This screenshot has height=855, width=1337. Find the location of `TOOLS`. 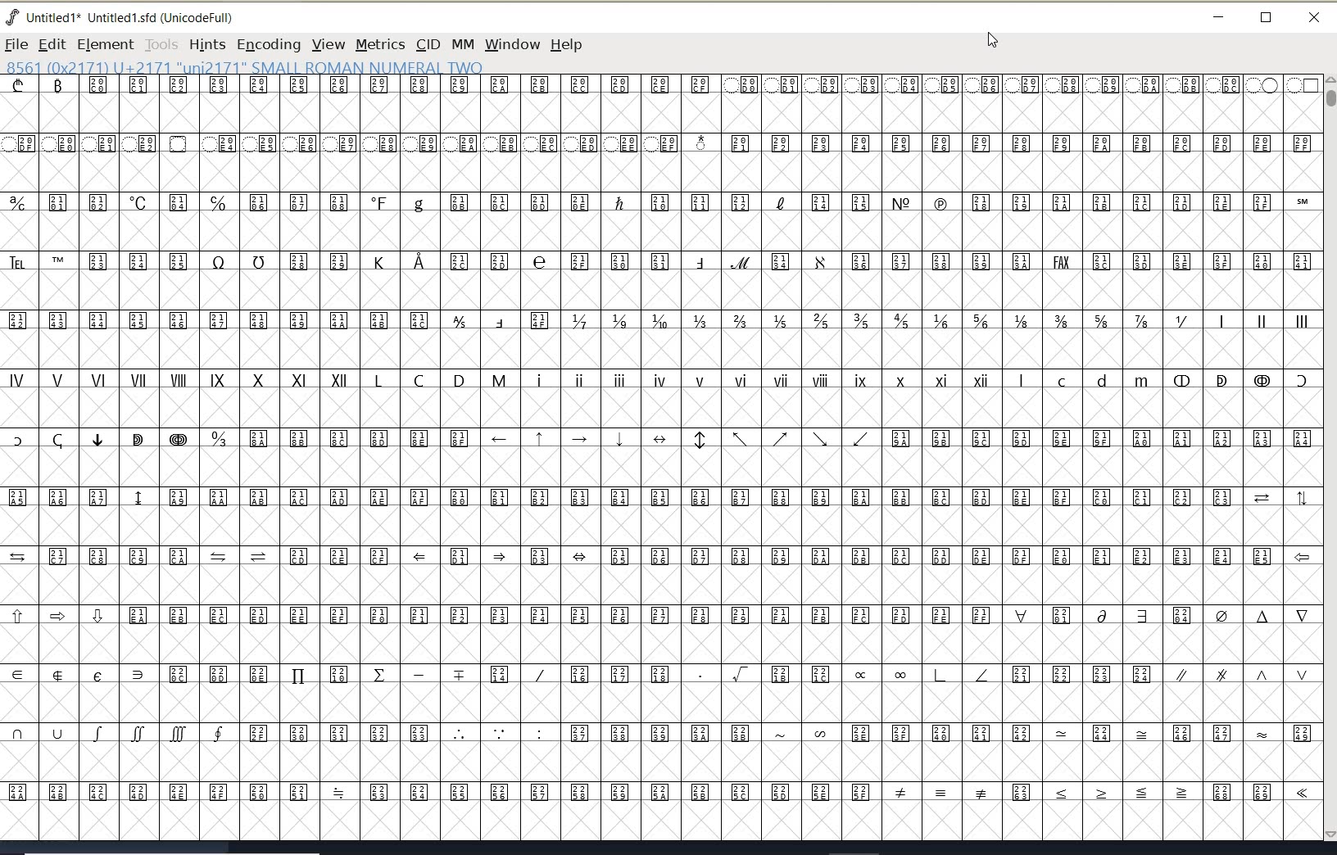

TOOLS is located at coordinates (161, 44).